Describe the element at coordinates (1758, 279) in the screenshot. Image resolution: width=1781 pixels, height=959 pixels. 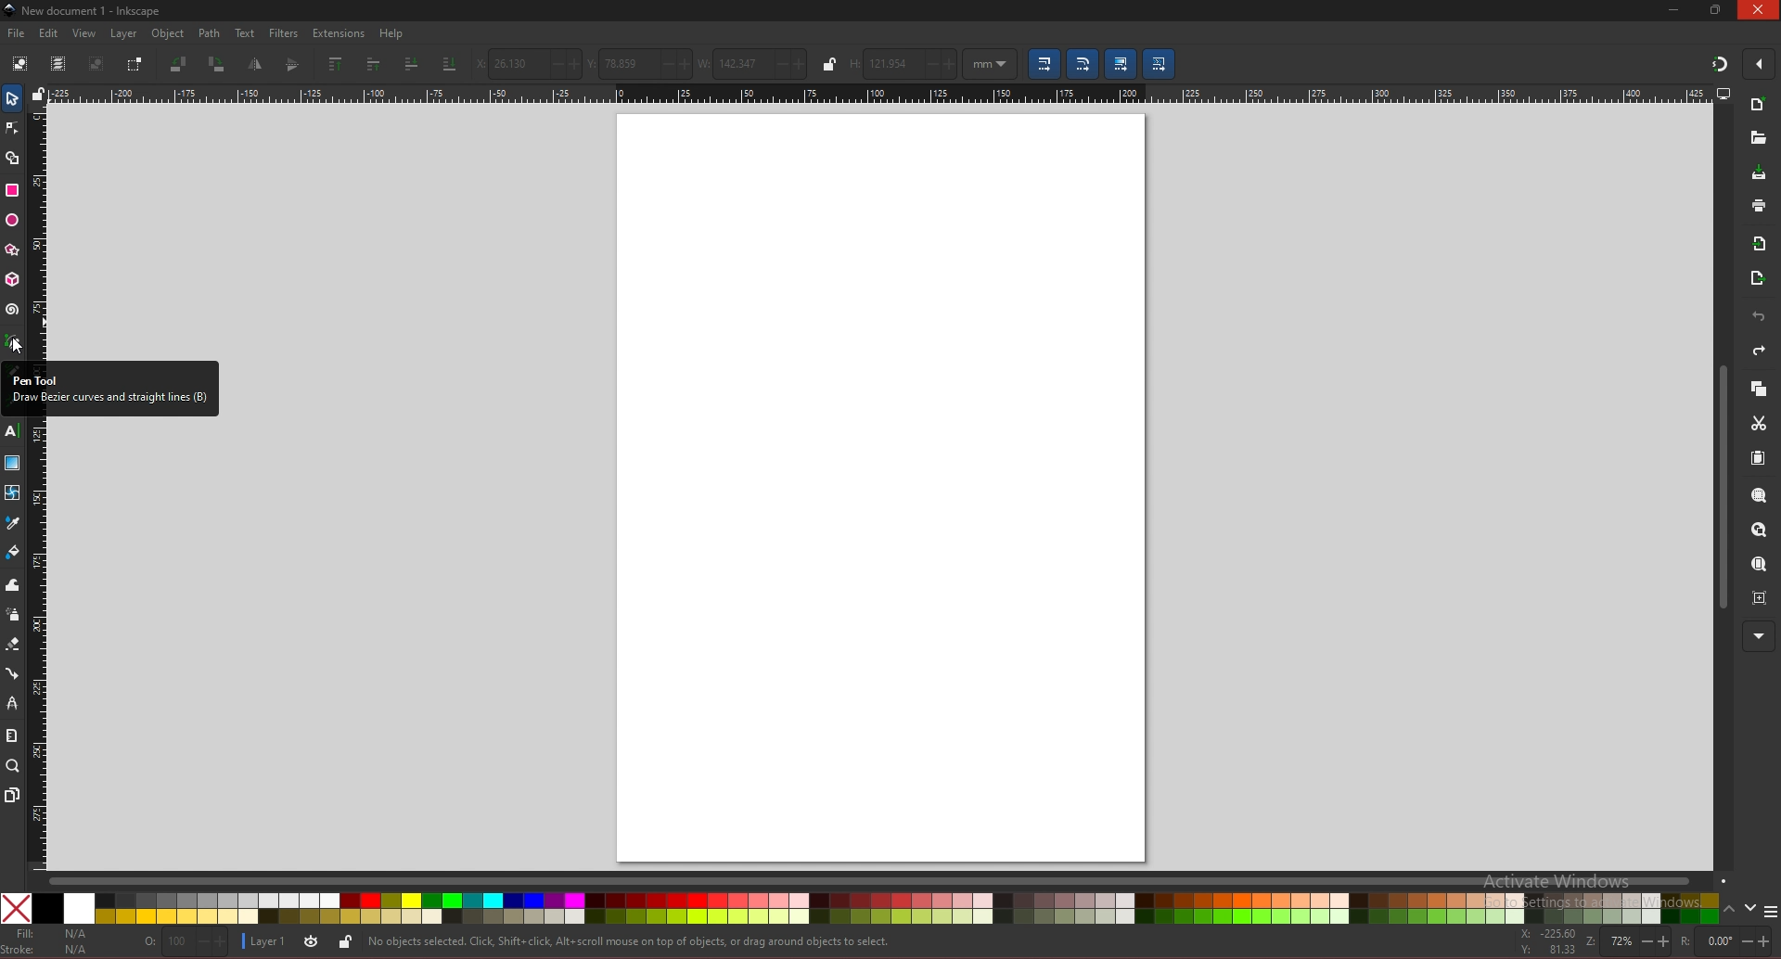
I see `export` at that location.